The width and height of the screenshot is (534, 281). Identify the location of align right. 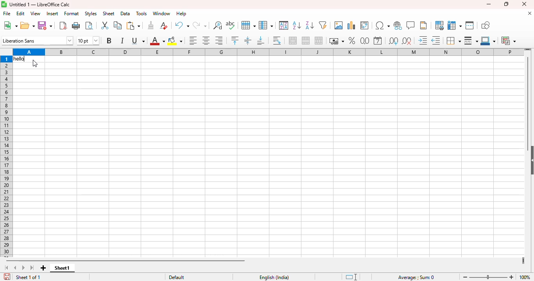
(219, 41).